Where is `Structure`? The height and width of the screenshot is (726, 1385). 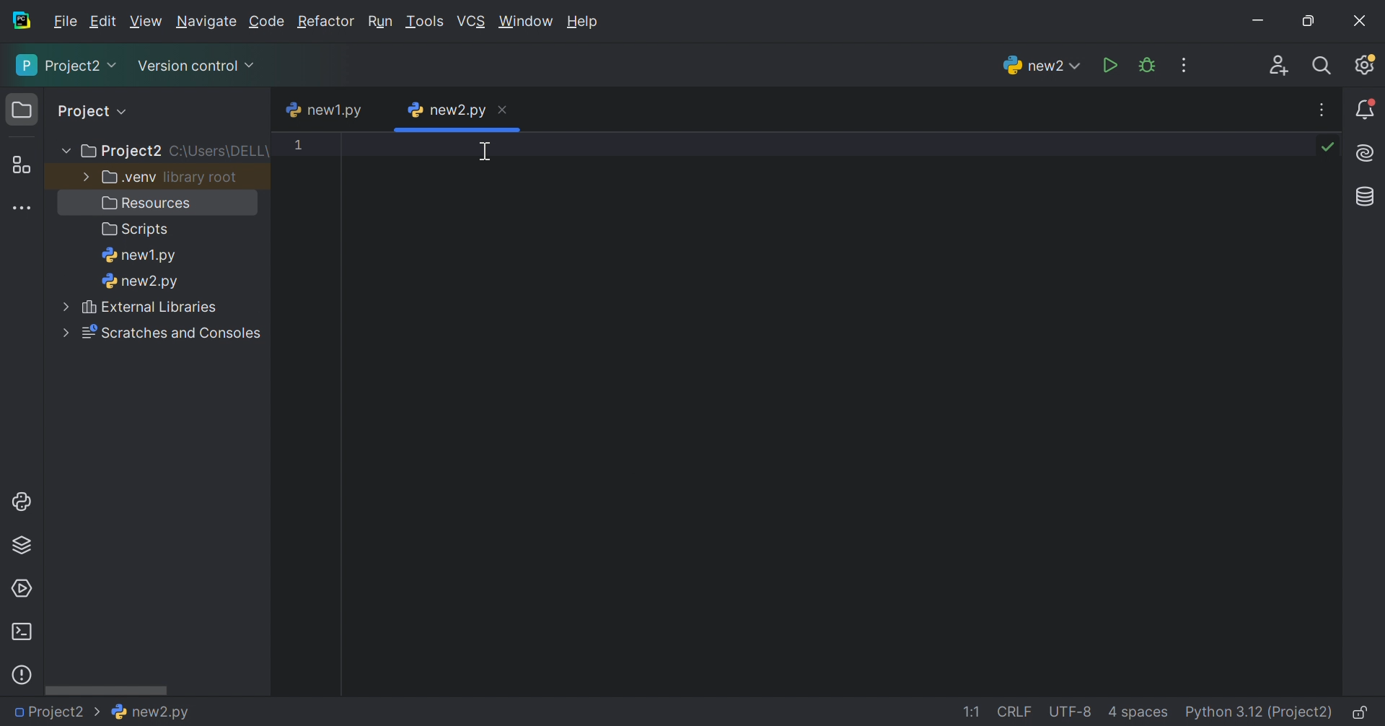 Structure is located at coordinates (22, 166).